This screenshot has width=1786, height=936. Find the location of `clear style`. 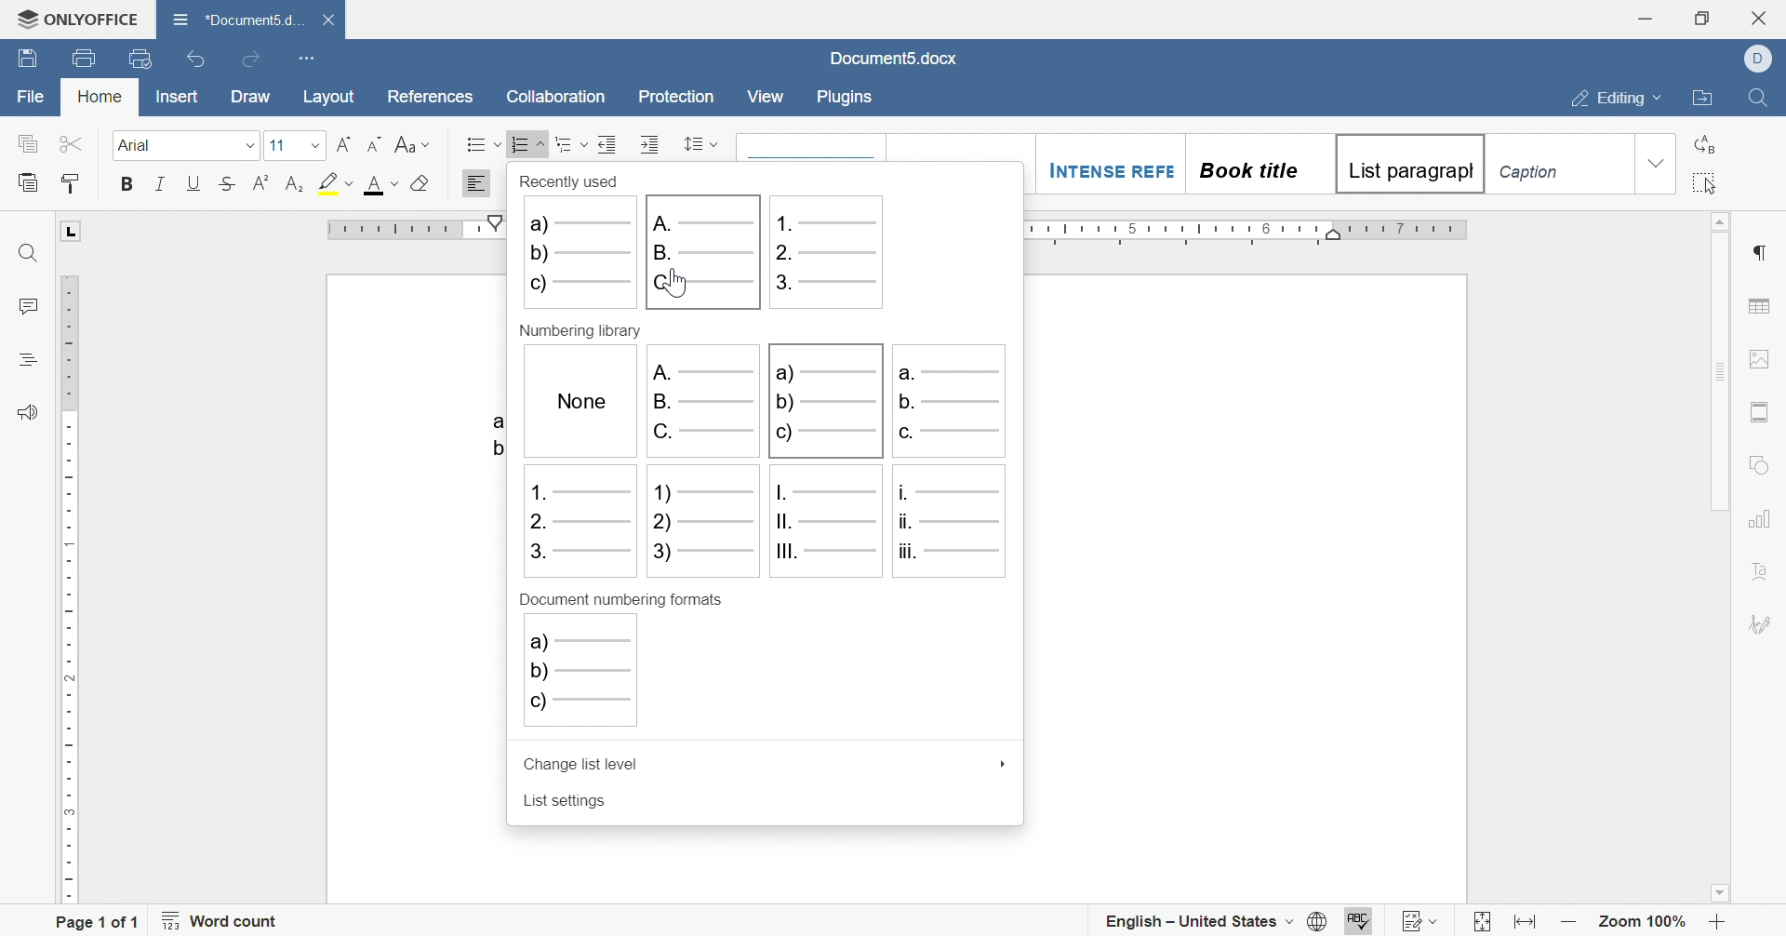

clear style is located at coordinates (422, 183).